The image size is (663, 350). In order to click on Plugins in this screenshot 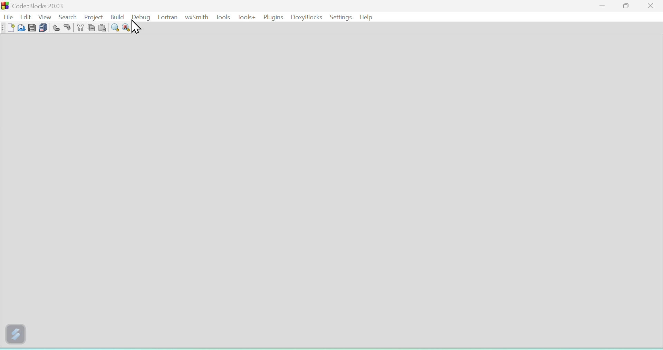, I will do `click(271, 17)`.